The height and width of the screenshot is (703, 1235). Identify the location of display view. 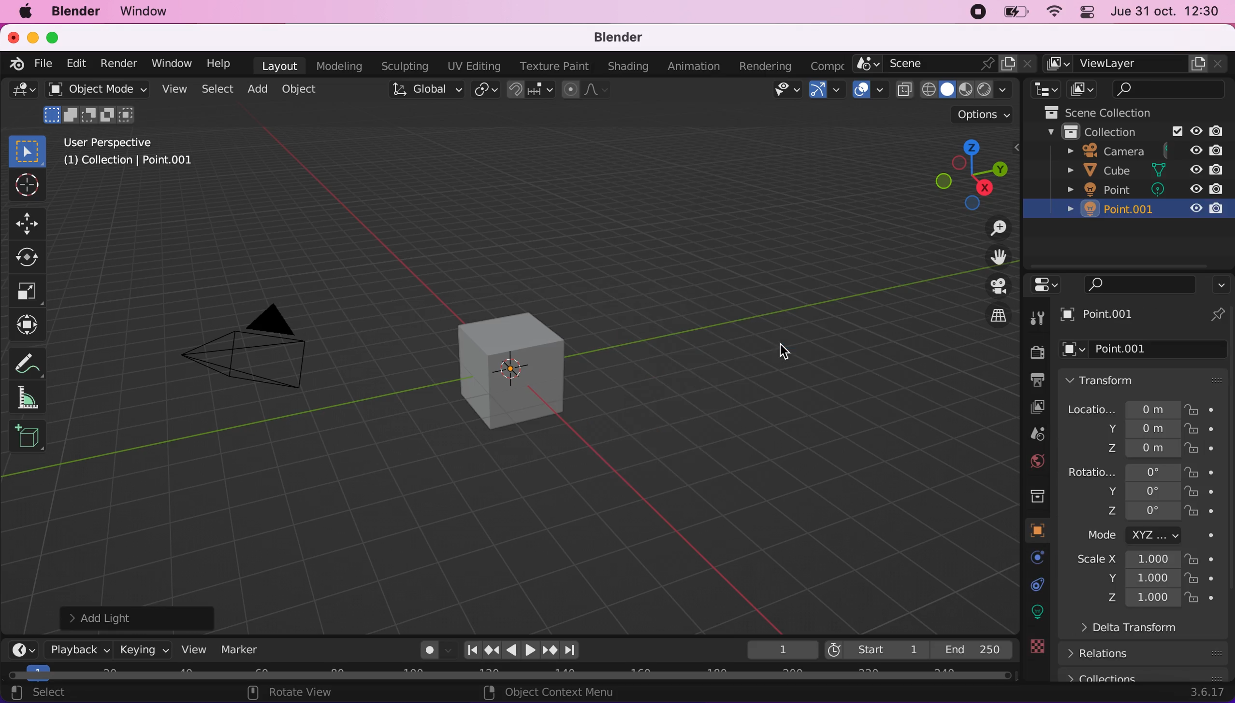
(1083, 89).